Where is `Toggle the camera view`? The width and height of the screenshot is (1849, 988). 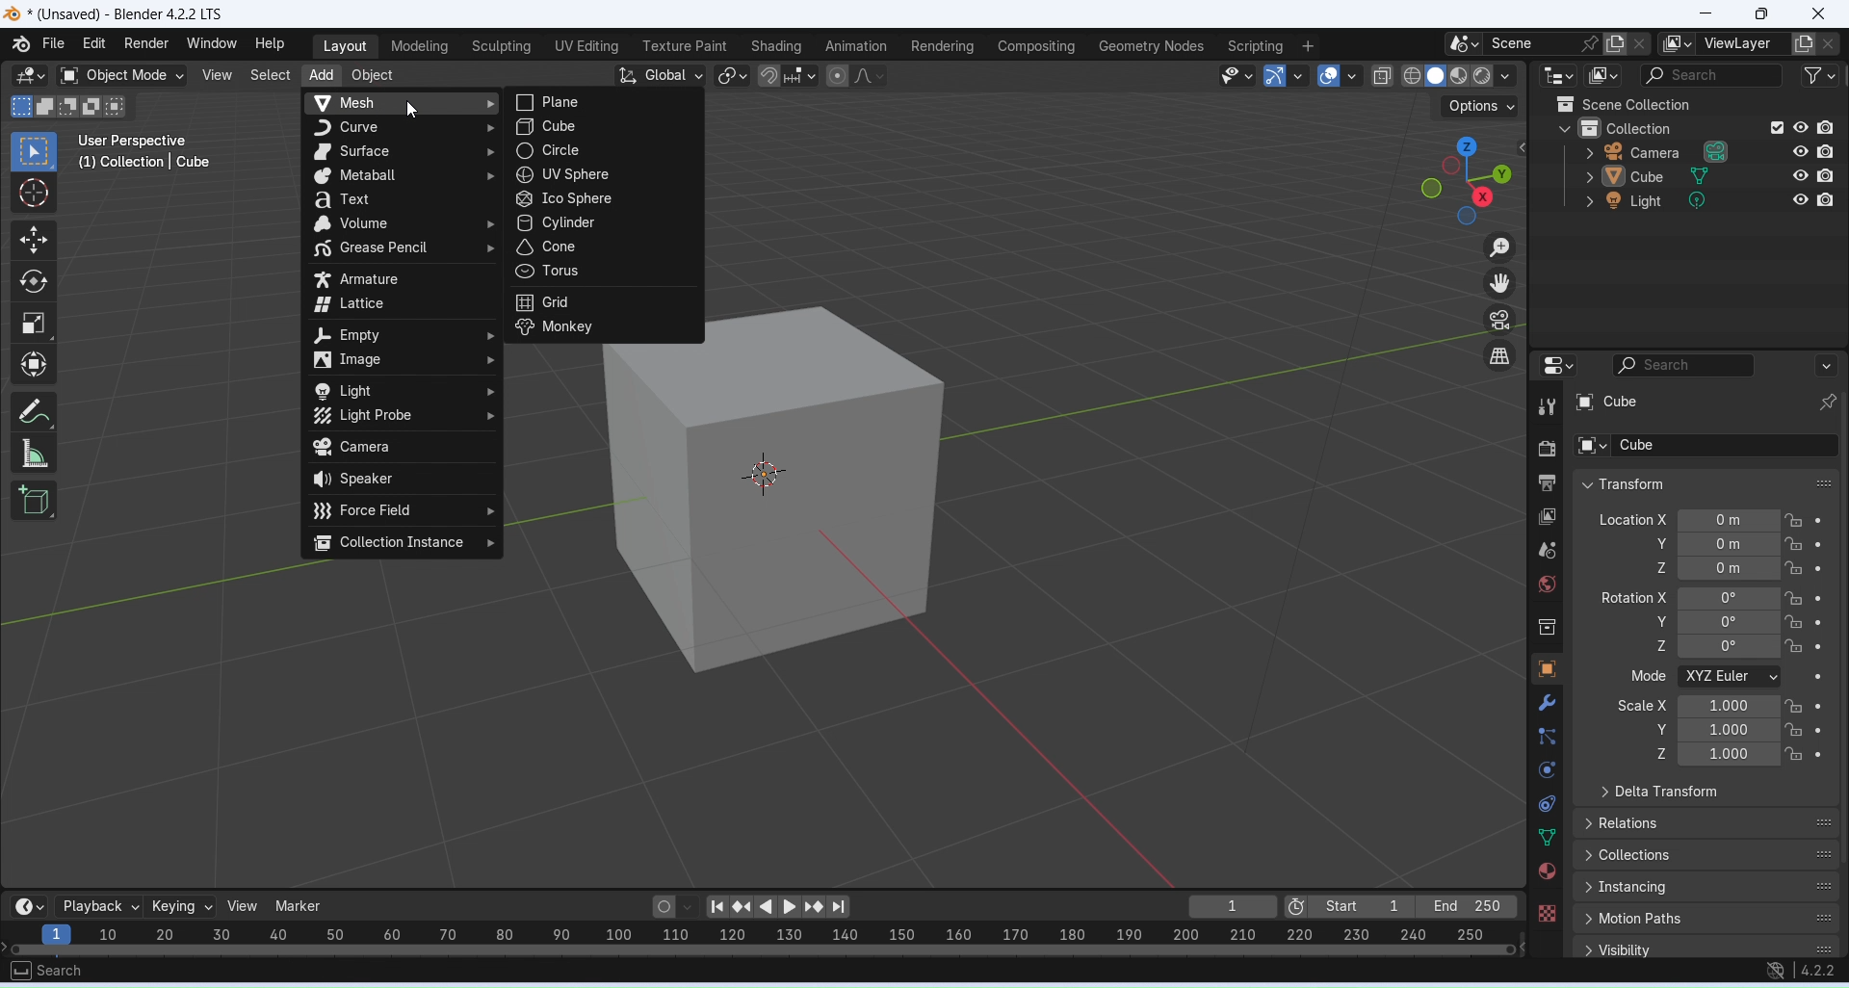
Toggle the camera view is located at coordinates (1500, 320).